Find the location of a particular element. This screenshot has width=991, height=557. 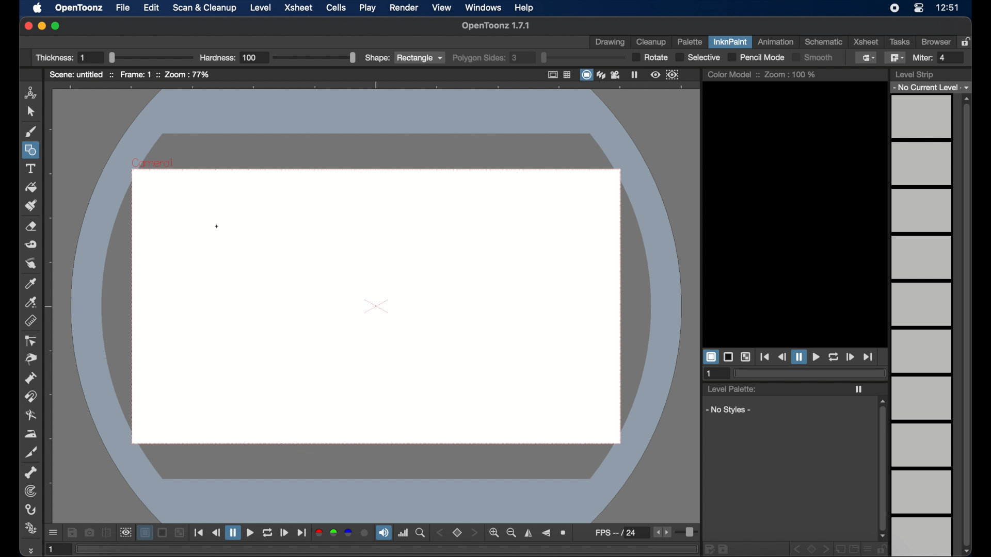

zoom out is located at coordinates (512, 533).